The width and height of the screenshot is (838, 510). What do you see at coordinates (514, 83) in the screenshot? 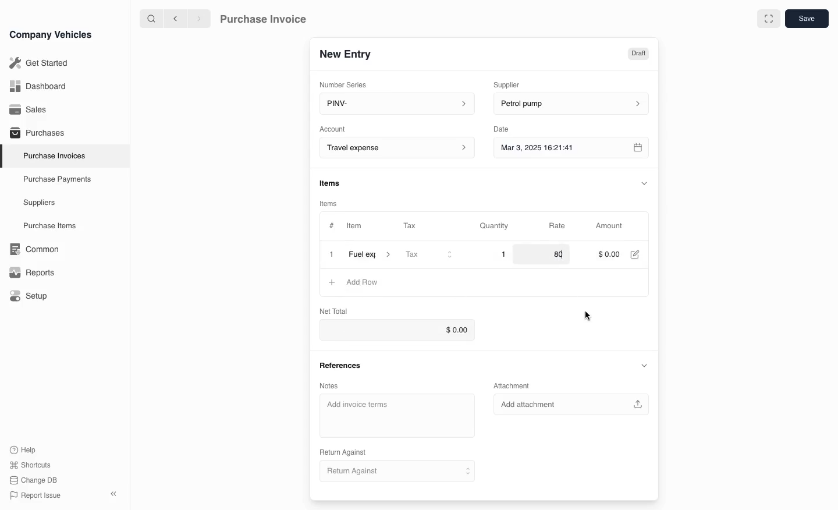
I see `Supplier` at bounding box center [514, 83].